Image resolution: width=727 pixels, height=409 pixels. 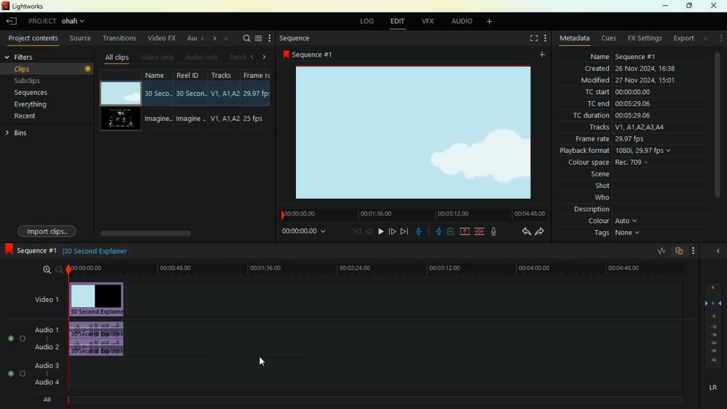 I want to click on video only, so click(x=158, y=57).